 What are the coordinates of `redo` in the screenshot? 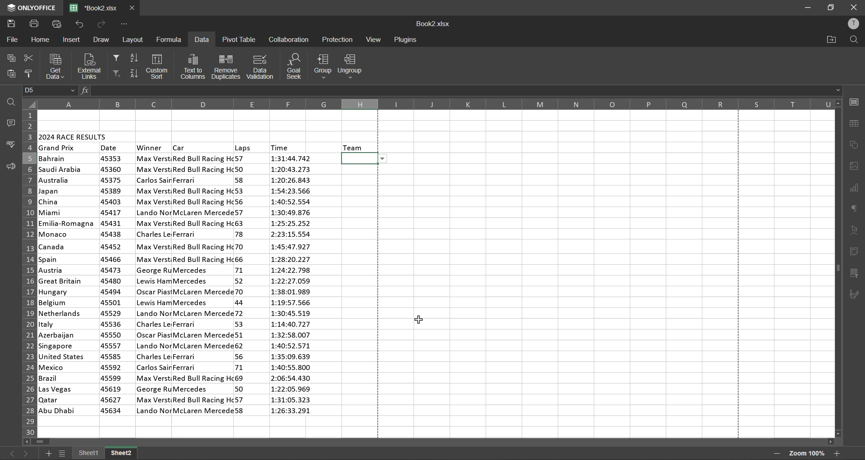 It's located at (102, 24).